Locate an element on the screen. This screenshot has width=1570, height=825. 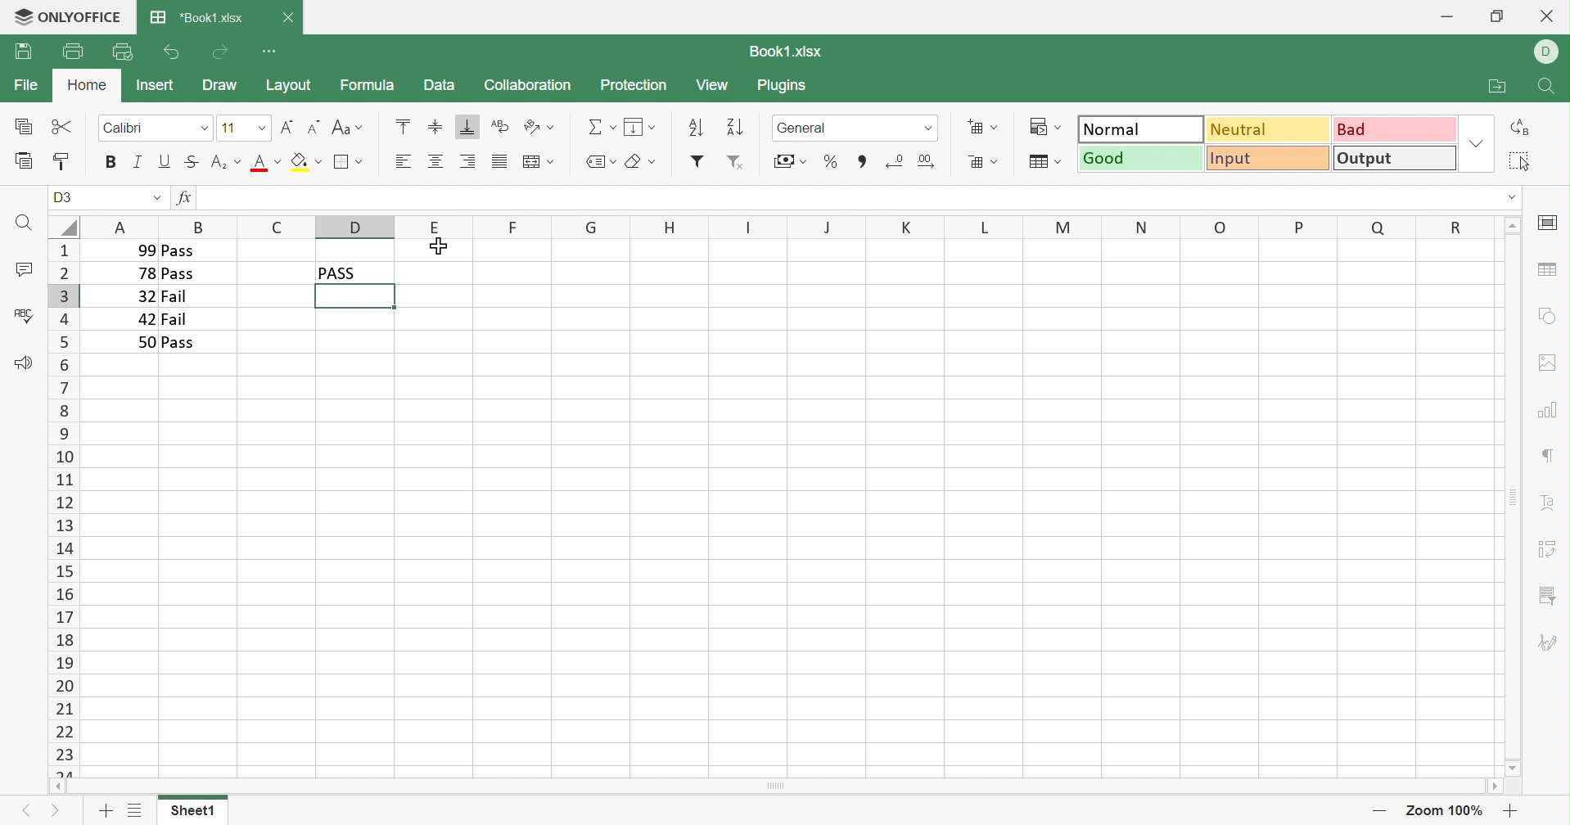
Spell checking is located at coordinates (24, 315).